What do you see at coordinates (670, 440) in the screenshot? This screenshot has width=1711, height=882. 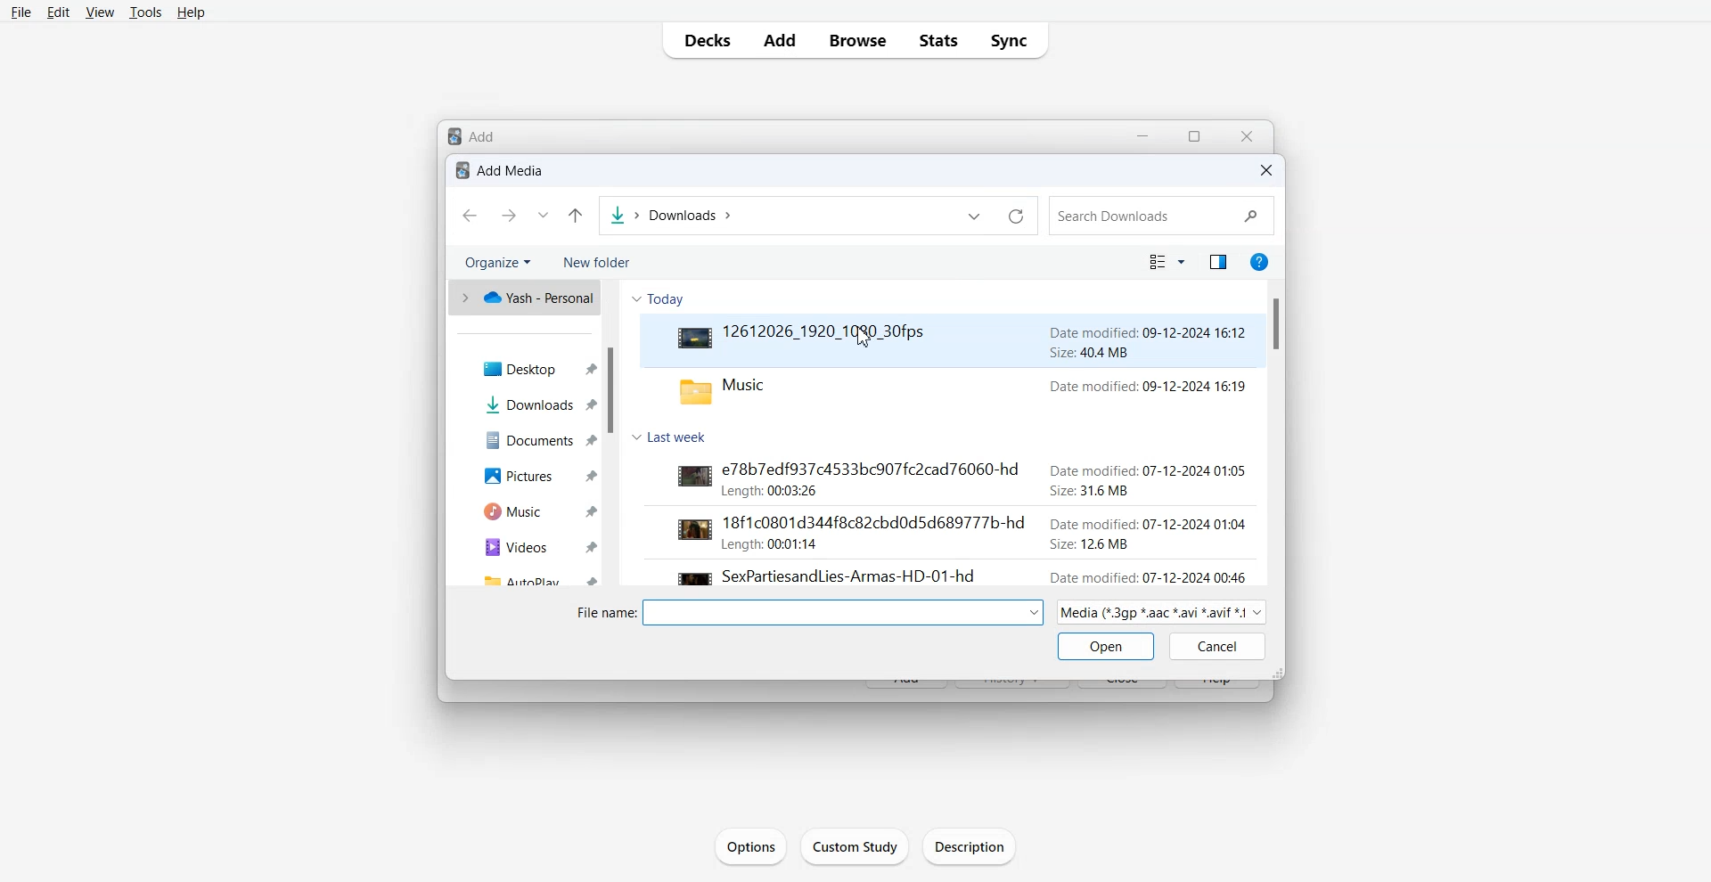 I see `Last Week` at bounding box center [670, 440].